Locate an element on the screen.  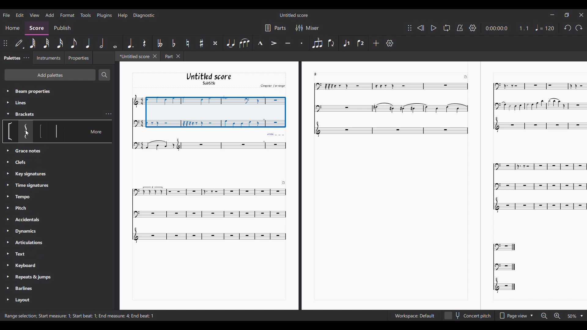
 is located at coordinates (268, 27).